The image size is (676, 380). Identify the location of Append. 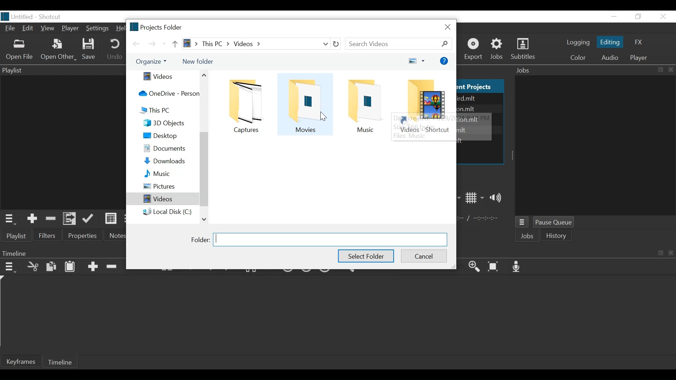
(93, 267).